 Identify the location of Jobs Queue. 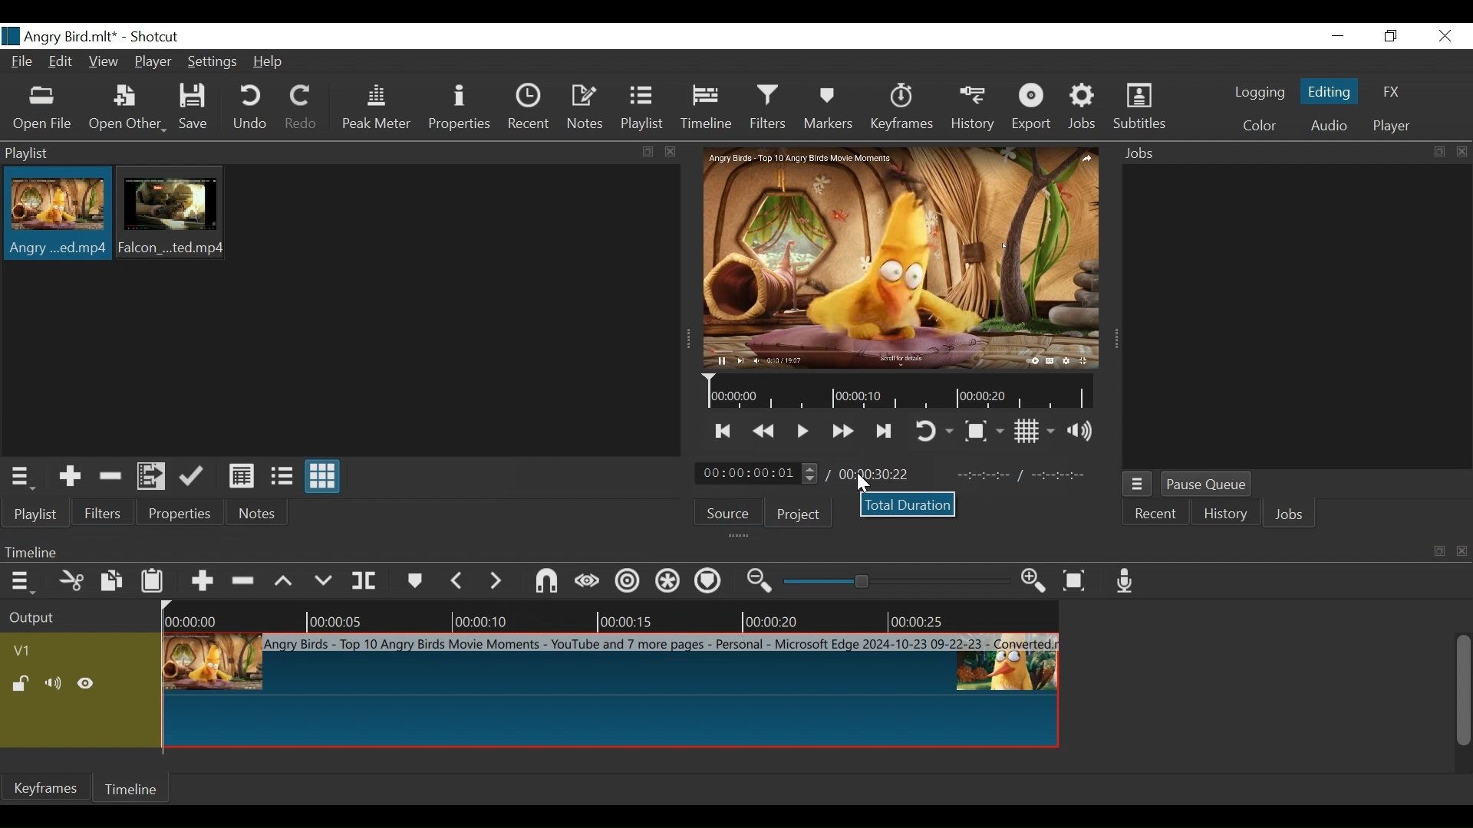
(1139, 485).